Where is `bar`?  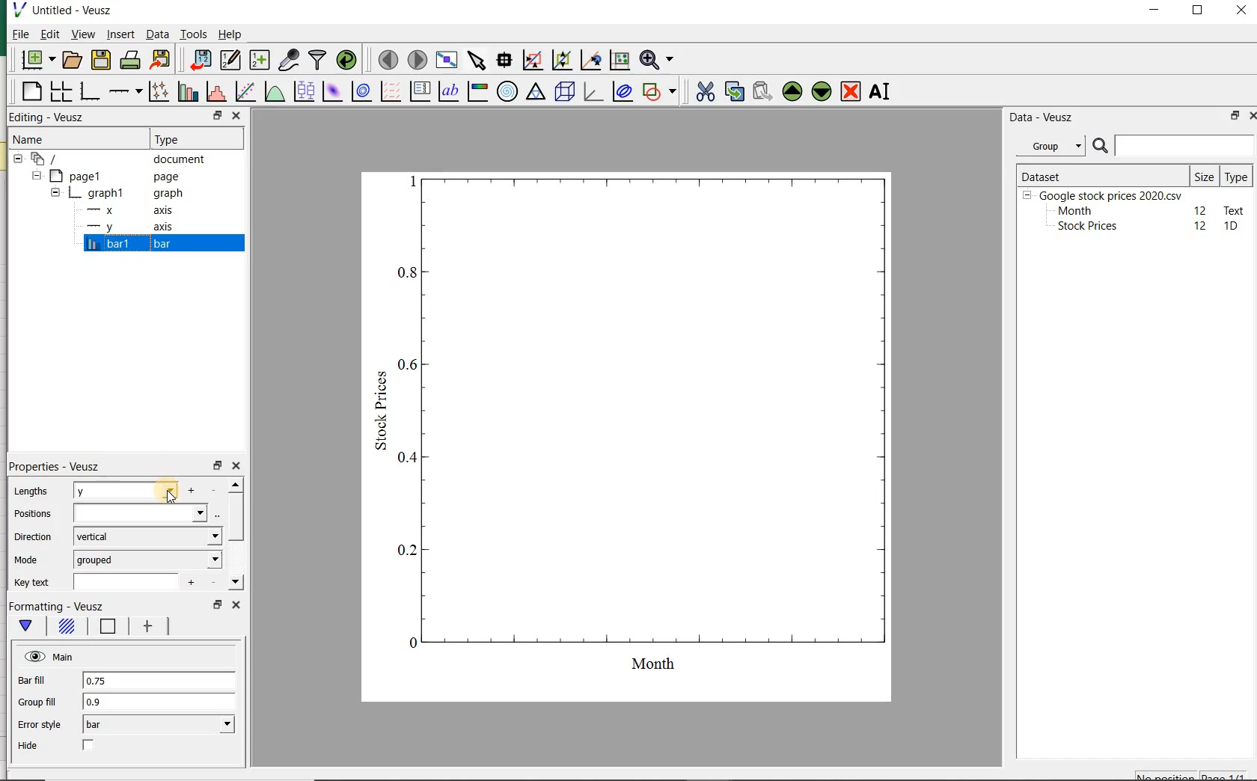 bar is located at coordinates (157, 725).